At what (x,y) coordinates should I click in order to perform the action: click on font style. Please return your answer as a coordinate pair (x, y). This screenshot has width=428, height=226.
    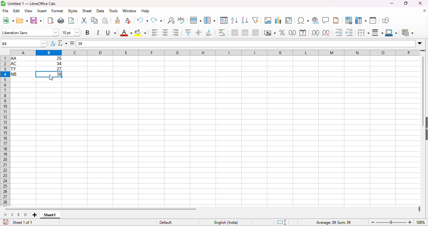
    Looking at the image, I should click on (29, 32).